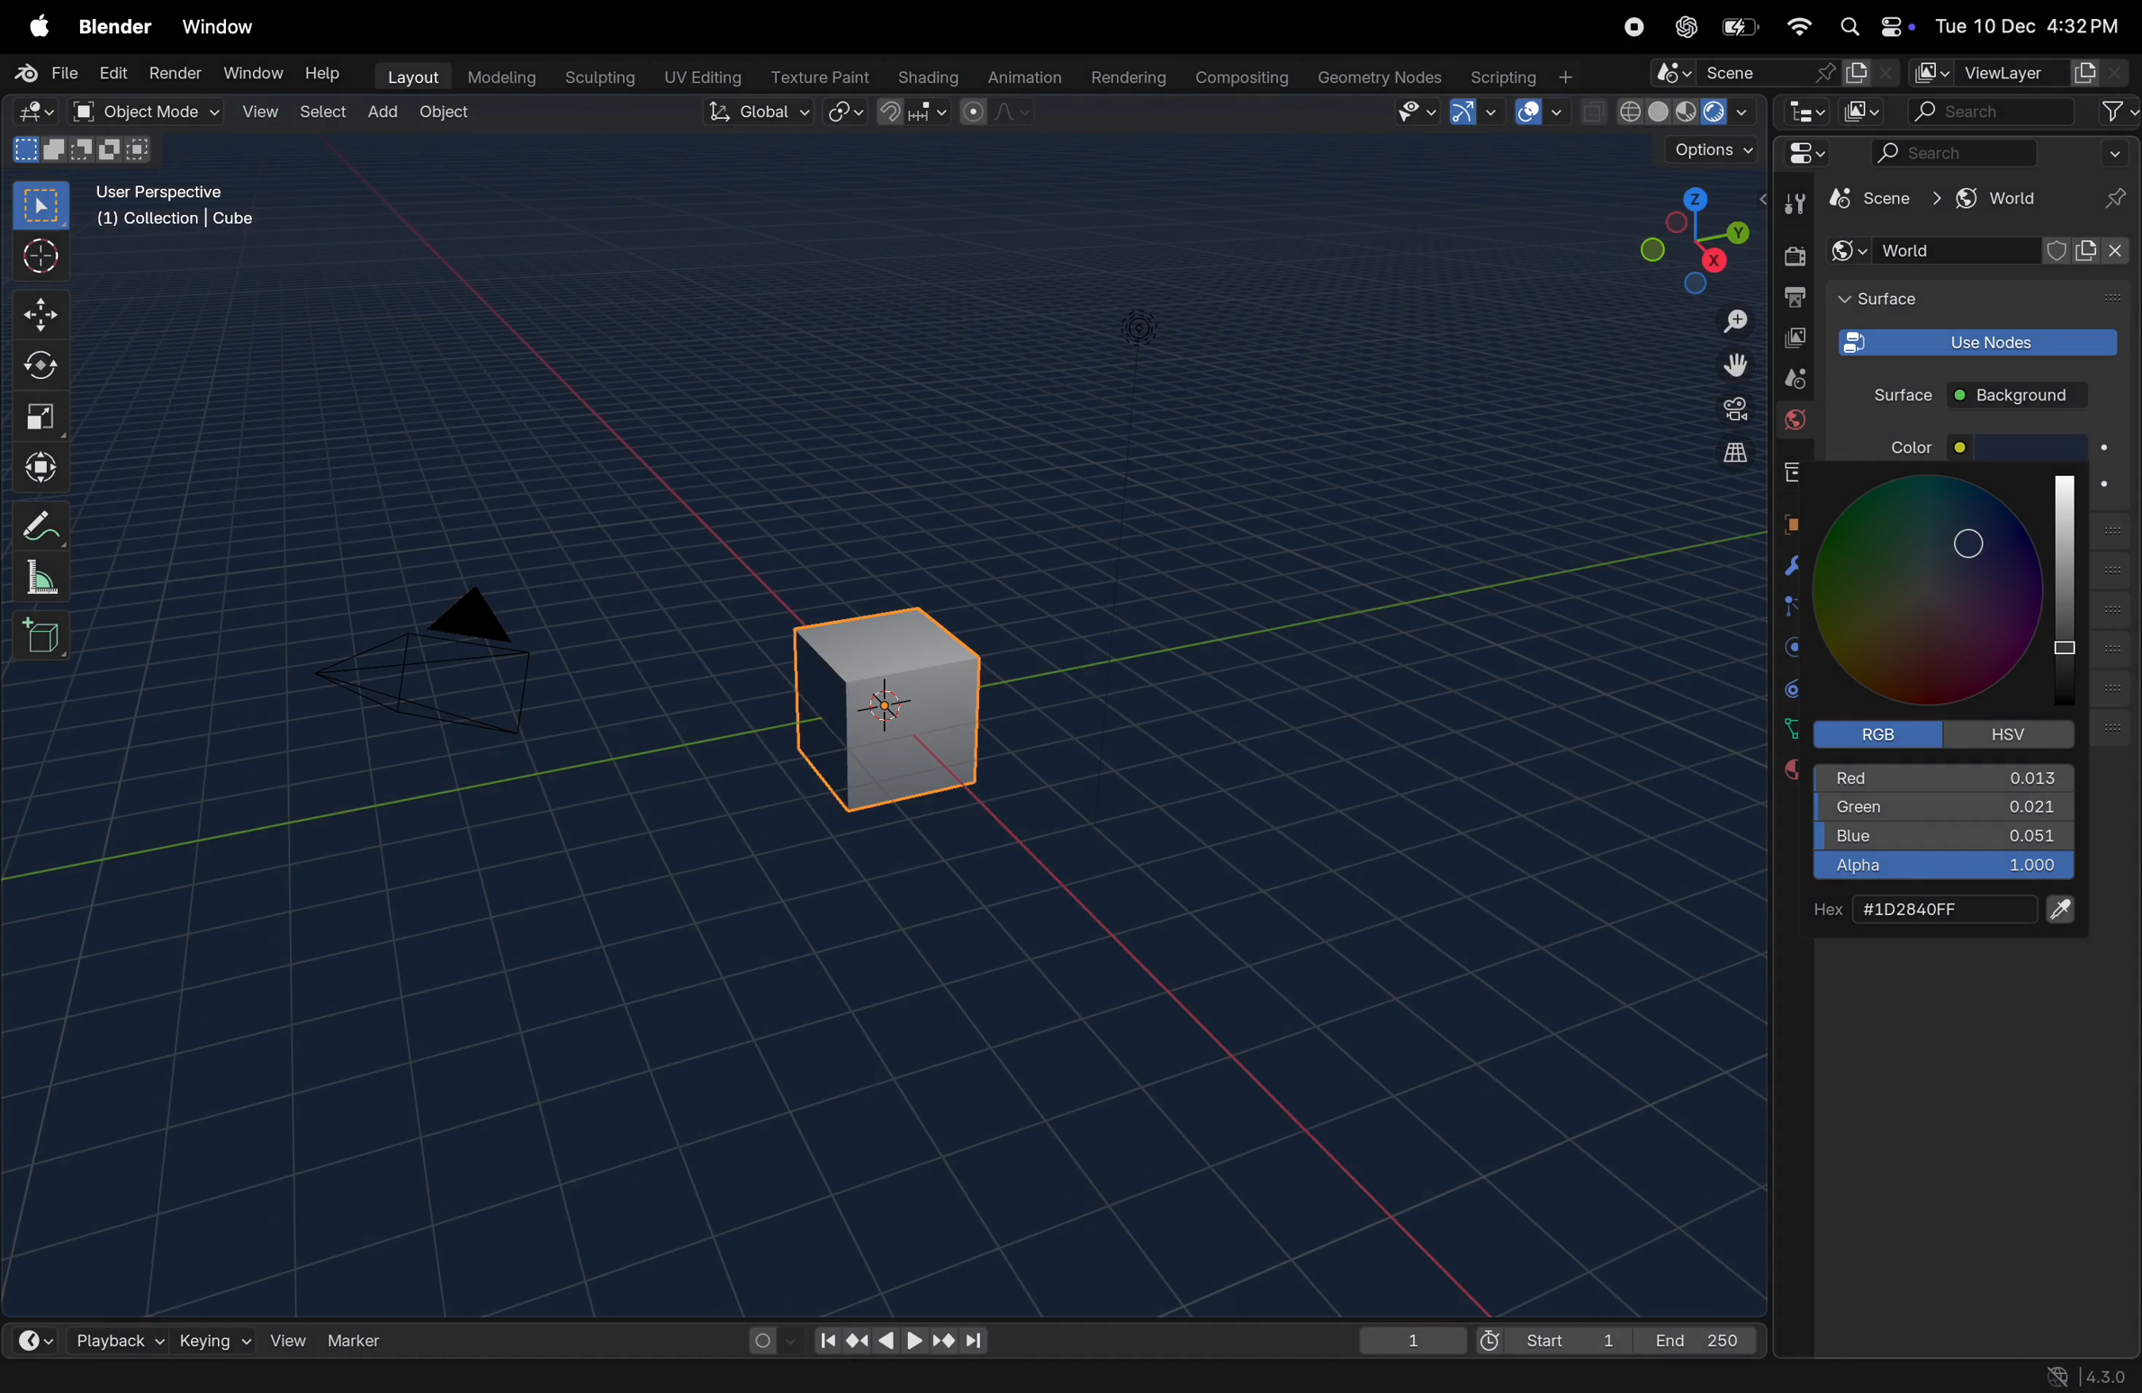 This screenshot has width=2142, height=1393. What do you see at coordinates (900, 1338) in the screenshot?
I see `playback controls` at bounding box center [900, 1338].